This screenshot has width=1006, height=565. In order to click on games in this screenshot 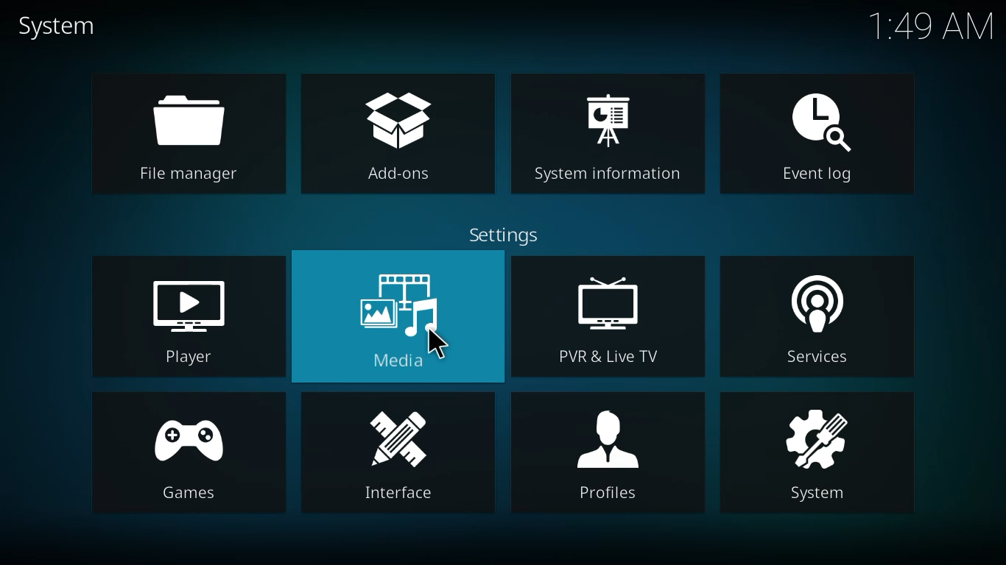, I will do `click(185, 458)`.